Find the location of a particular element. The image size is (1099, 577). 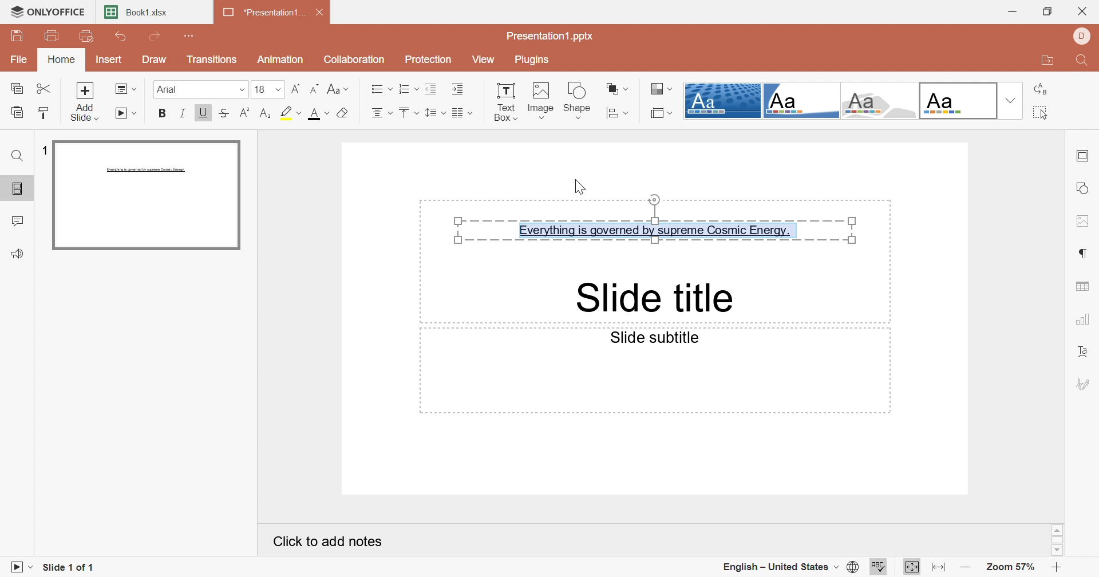

Decrement font size is located at coordinates (317, 89).